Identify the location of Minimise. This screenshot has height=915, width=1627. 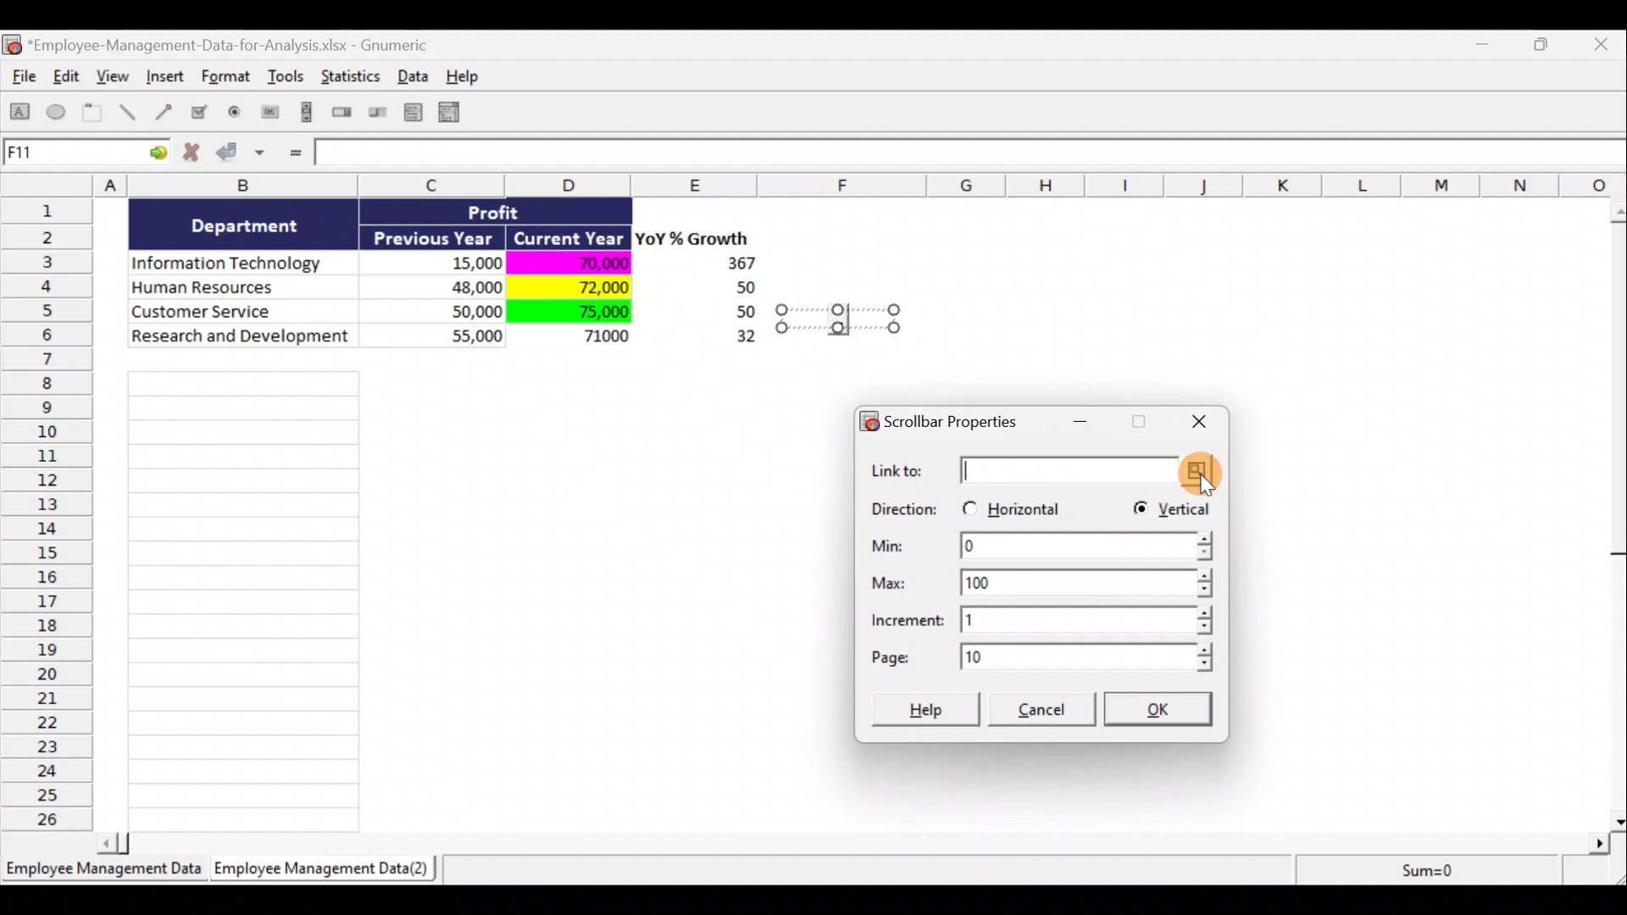
(1486, 47).